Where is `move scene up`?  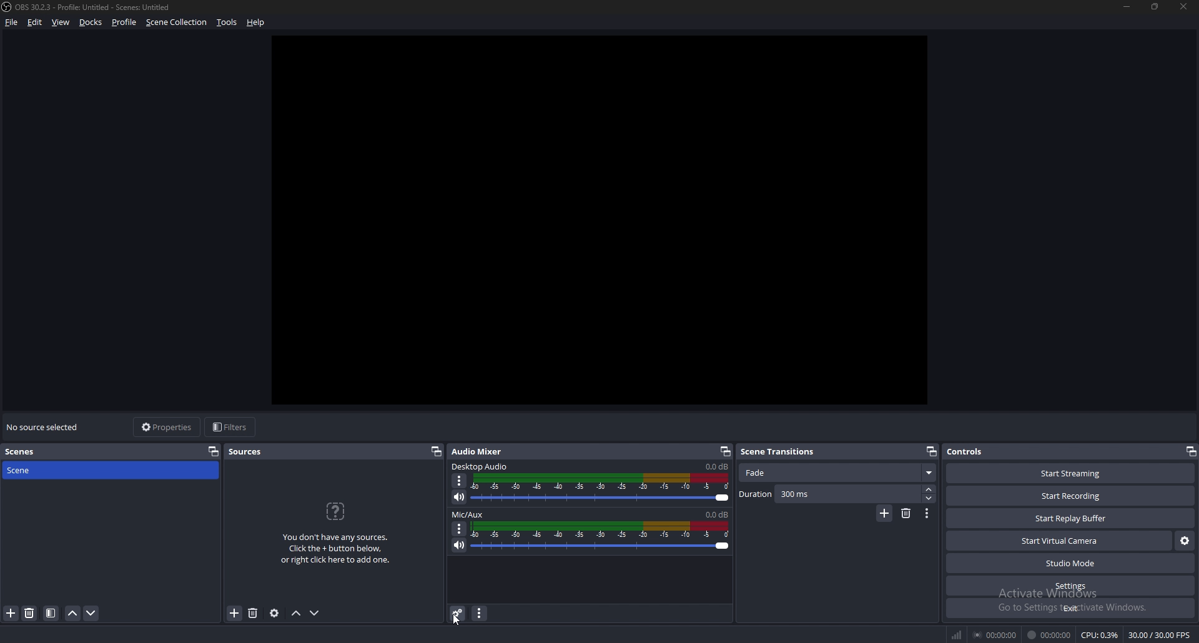
move scene up is located at coordinates (72, 613).